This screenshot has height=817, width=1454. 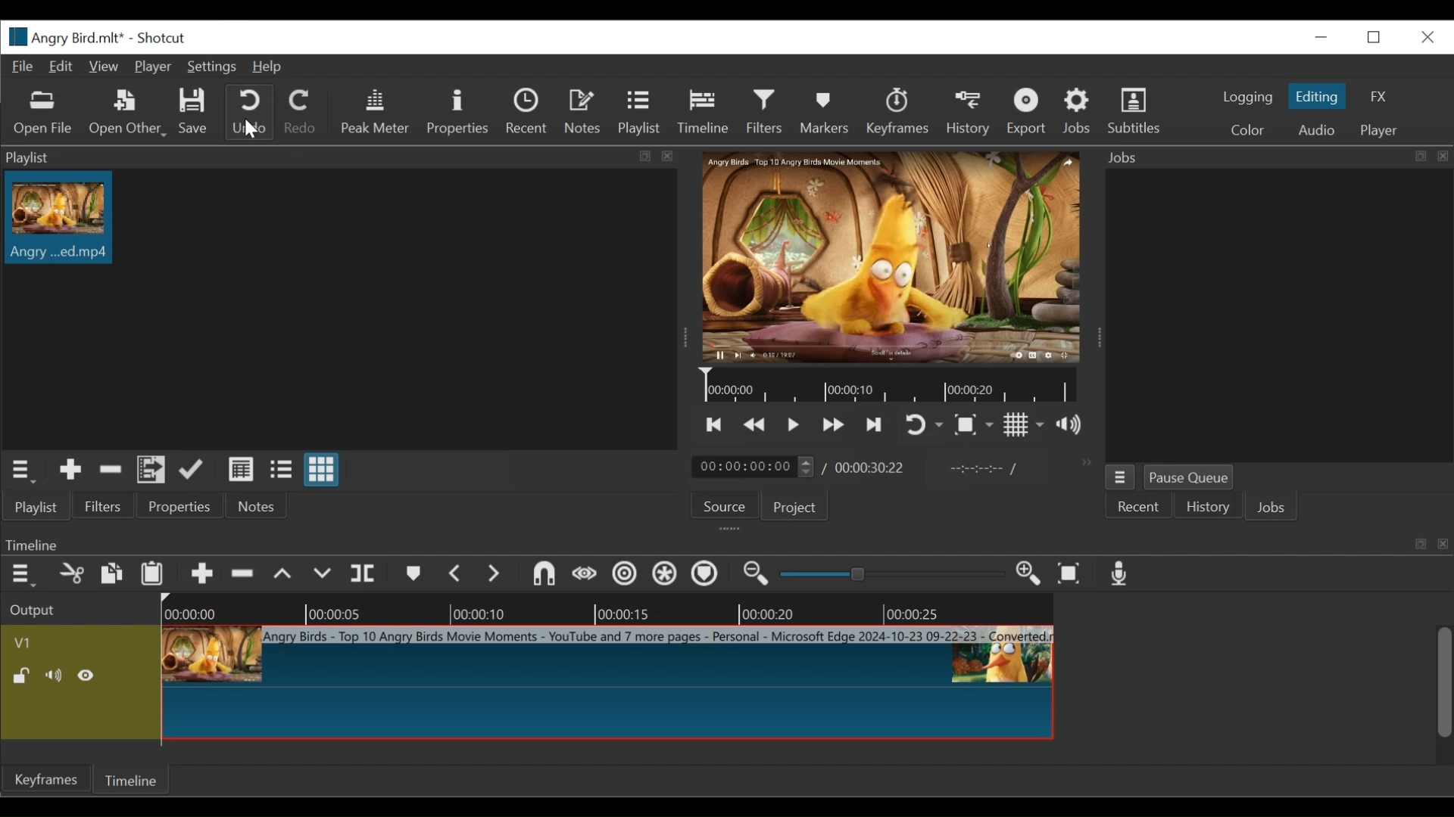 I want to click on Scrub while dragging, so click(x=585, y=576).